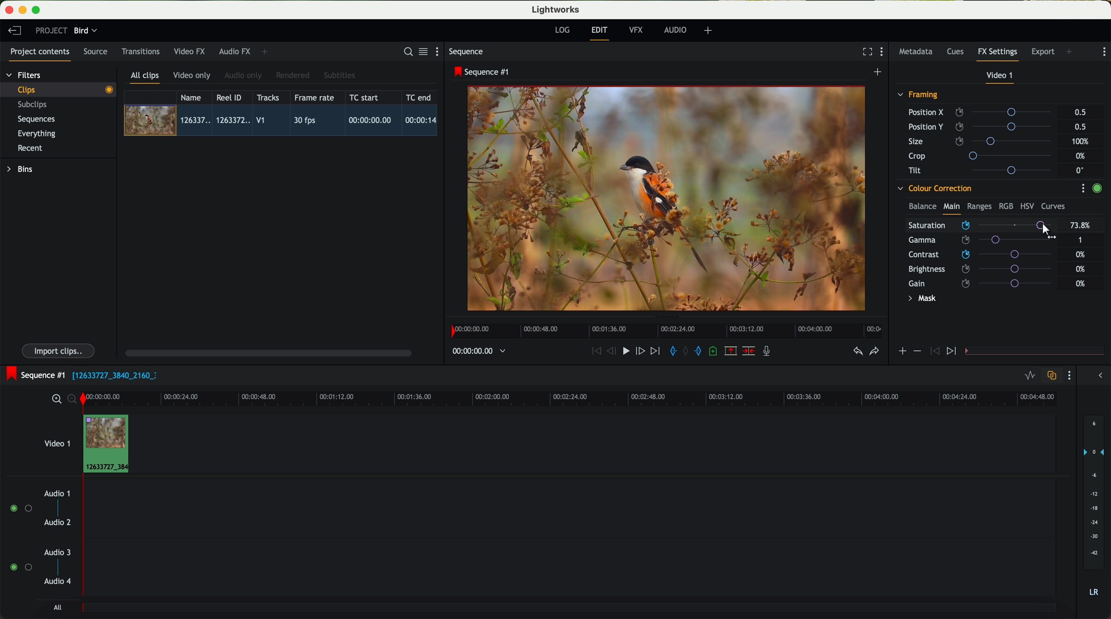 This screenshot has height=619, width=1111. What do you see at coordinates (1080, 113) in the screenshot?
I see `0.5` at bounding box center [1080, 113].